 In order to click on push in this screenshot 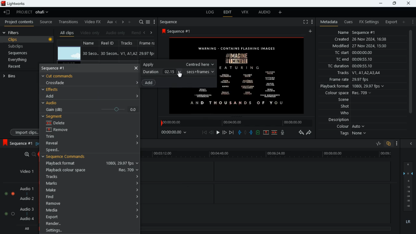, I will do `click(252, 133)`.